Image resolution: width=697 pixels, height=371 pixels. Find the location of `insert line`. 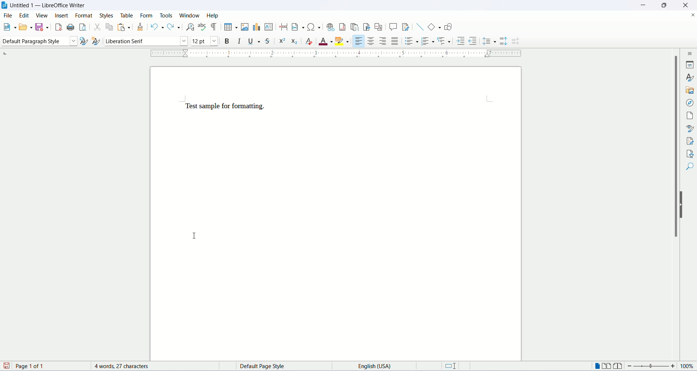

insert line is located at coordinates (419, 26).